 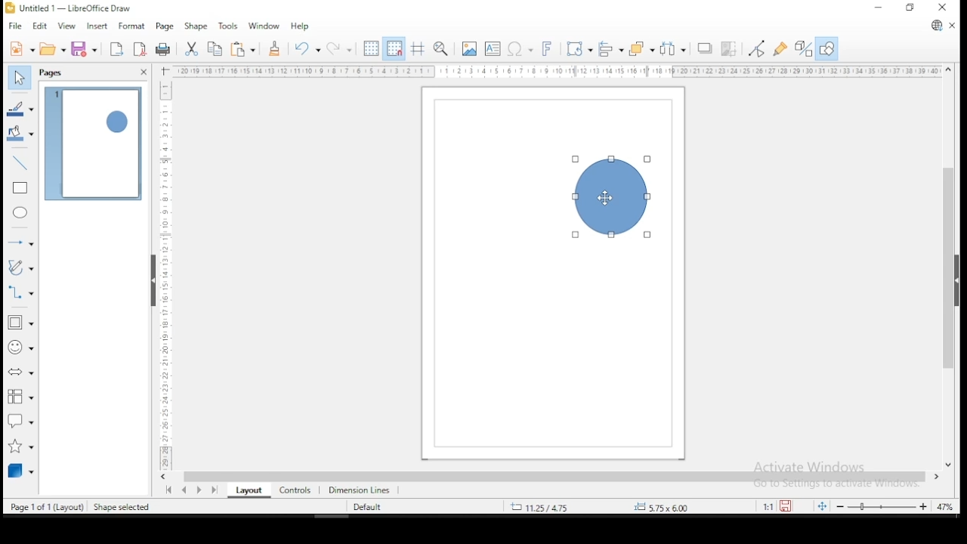 What do you see at coordinates (767, 506) in the screenshot?
I see `1:1` at bounding box center [767, 506].